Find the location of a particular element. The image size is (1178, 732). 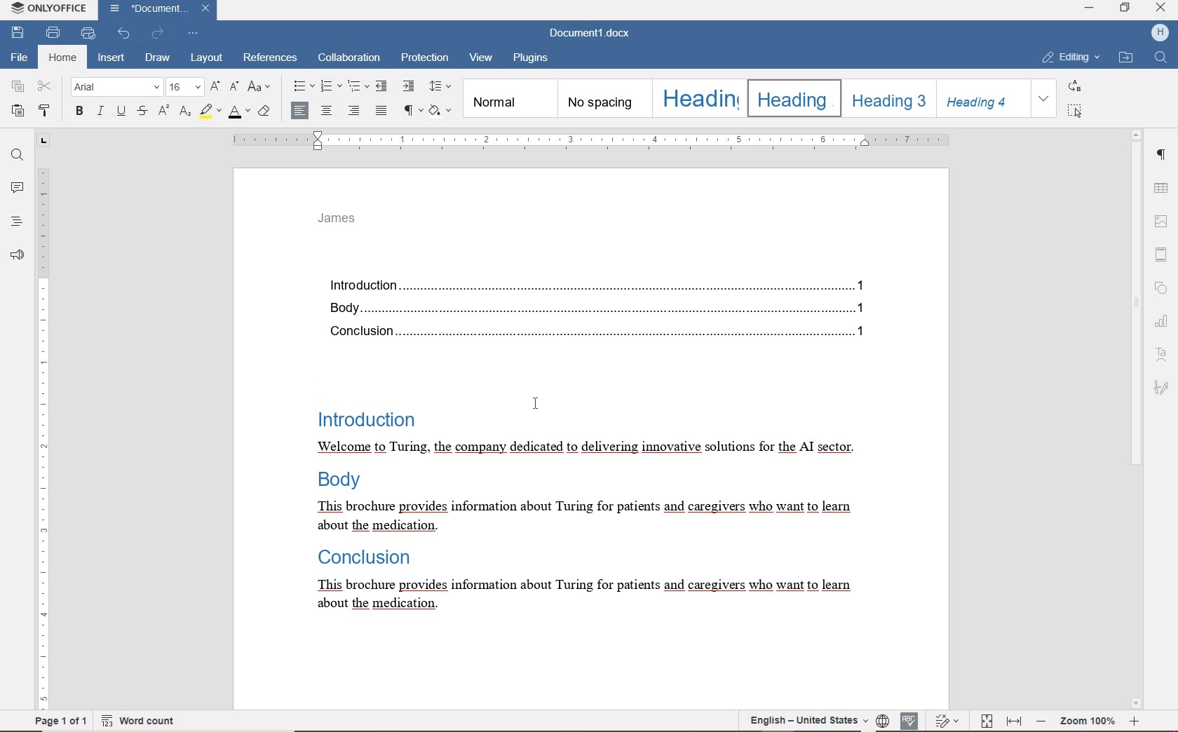

track changes is located at coordinates (948, 721).